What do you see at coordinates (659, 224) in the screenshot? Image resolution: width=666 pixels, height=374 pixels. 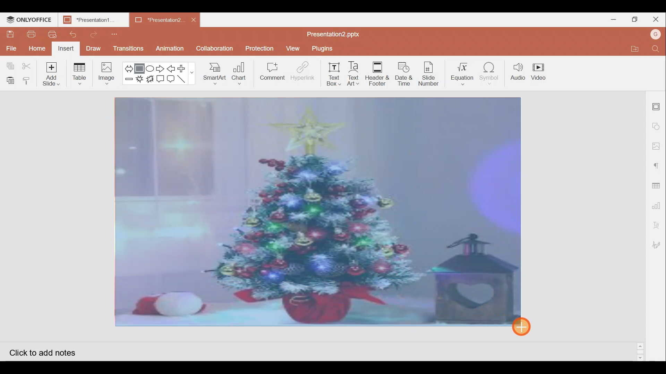 I see `Text Art settings` at bounding box center [659, 224].